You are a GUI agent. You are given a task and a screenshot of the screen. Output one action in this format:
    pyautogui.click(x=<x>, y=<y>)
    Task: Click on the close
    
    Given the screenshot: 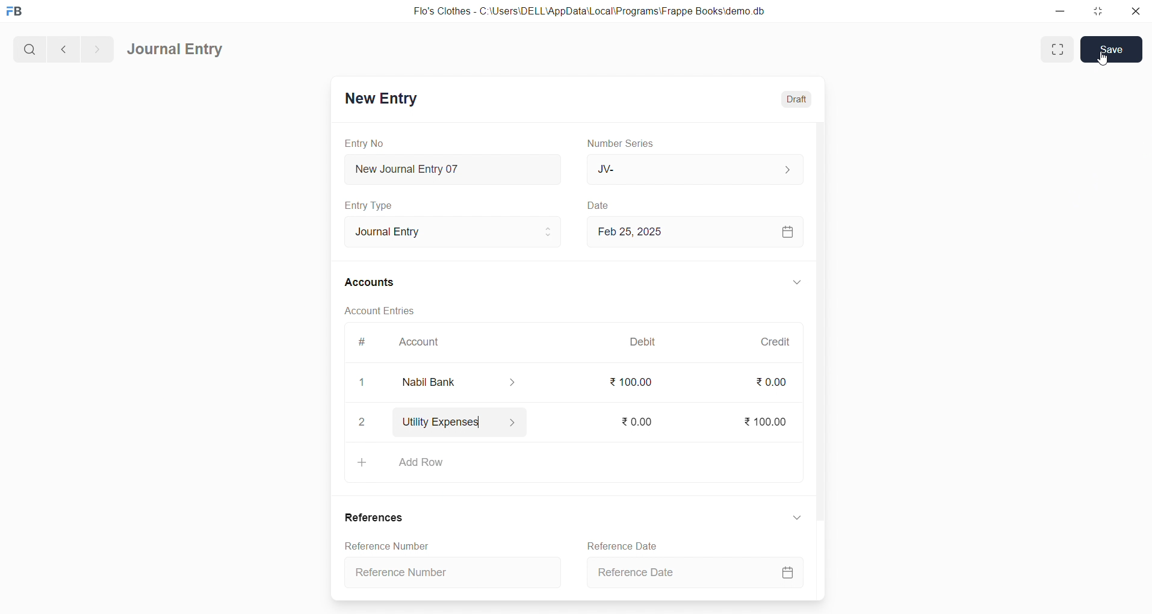 What is the action you would take?
    pyautogui.click(x=1133, y=12)
    